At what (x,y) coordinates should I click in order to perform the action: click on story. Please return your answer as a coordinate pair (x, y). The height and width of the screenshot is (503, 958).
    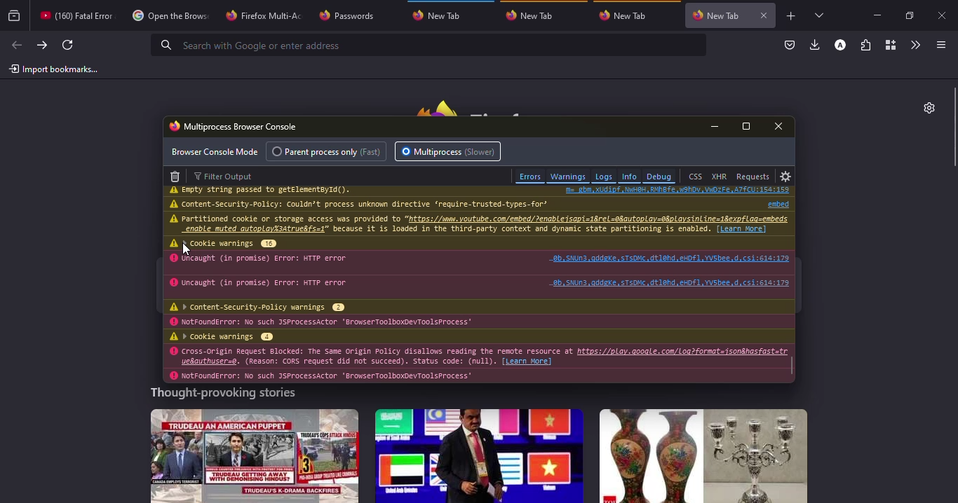
    Looking at the image, I should click on (479, 455).